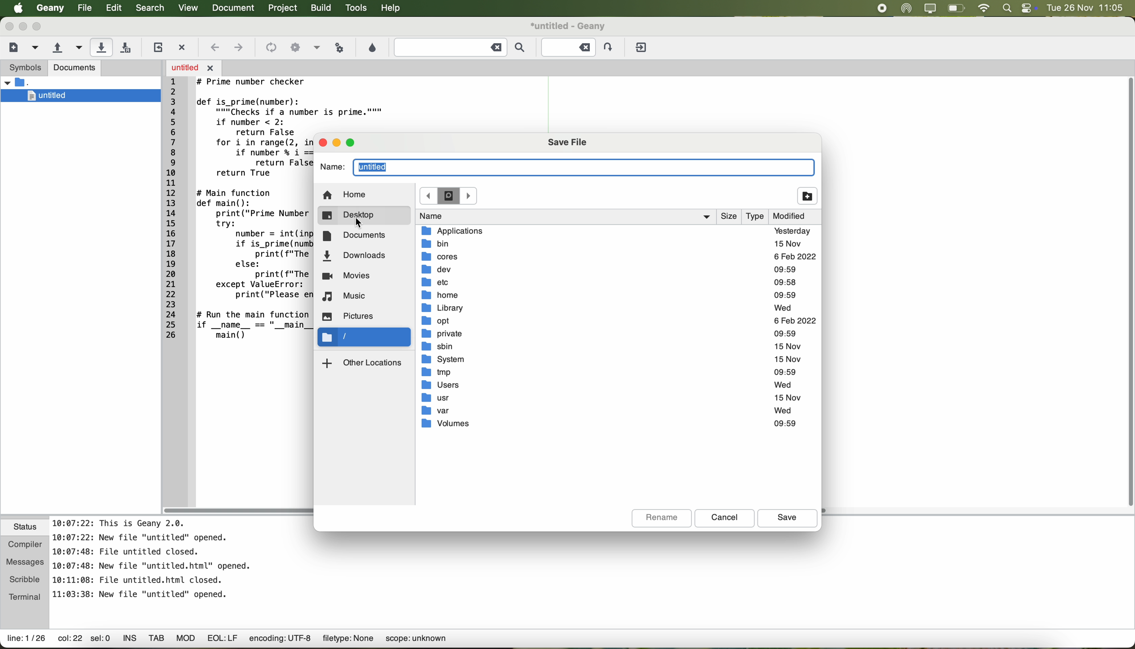 Image resolution: width=1135 pixels, height=649 pixels. I want to click on status, so click(25, 528).